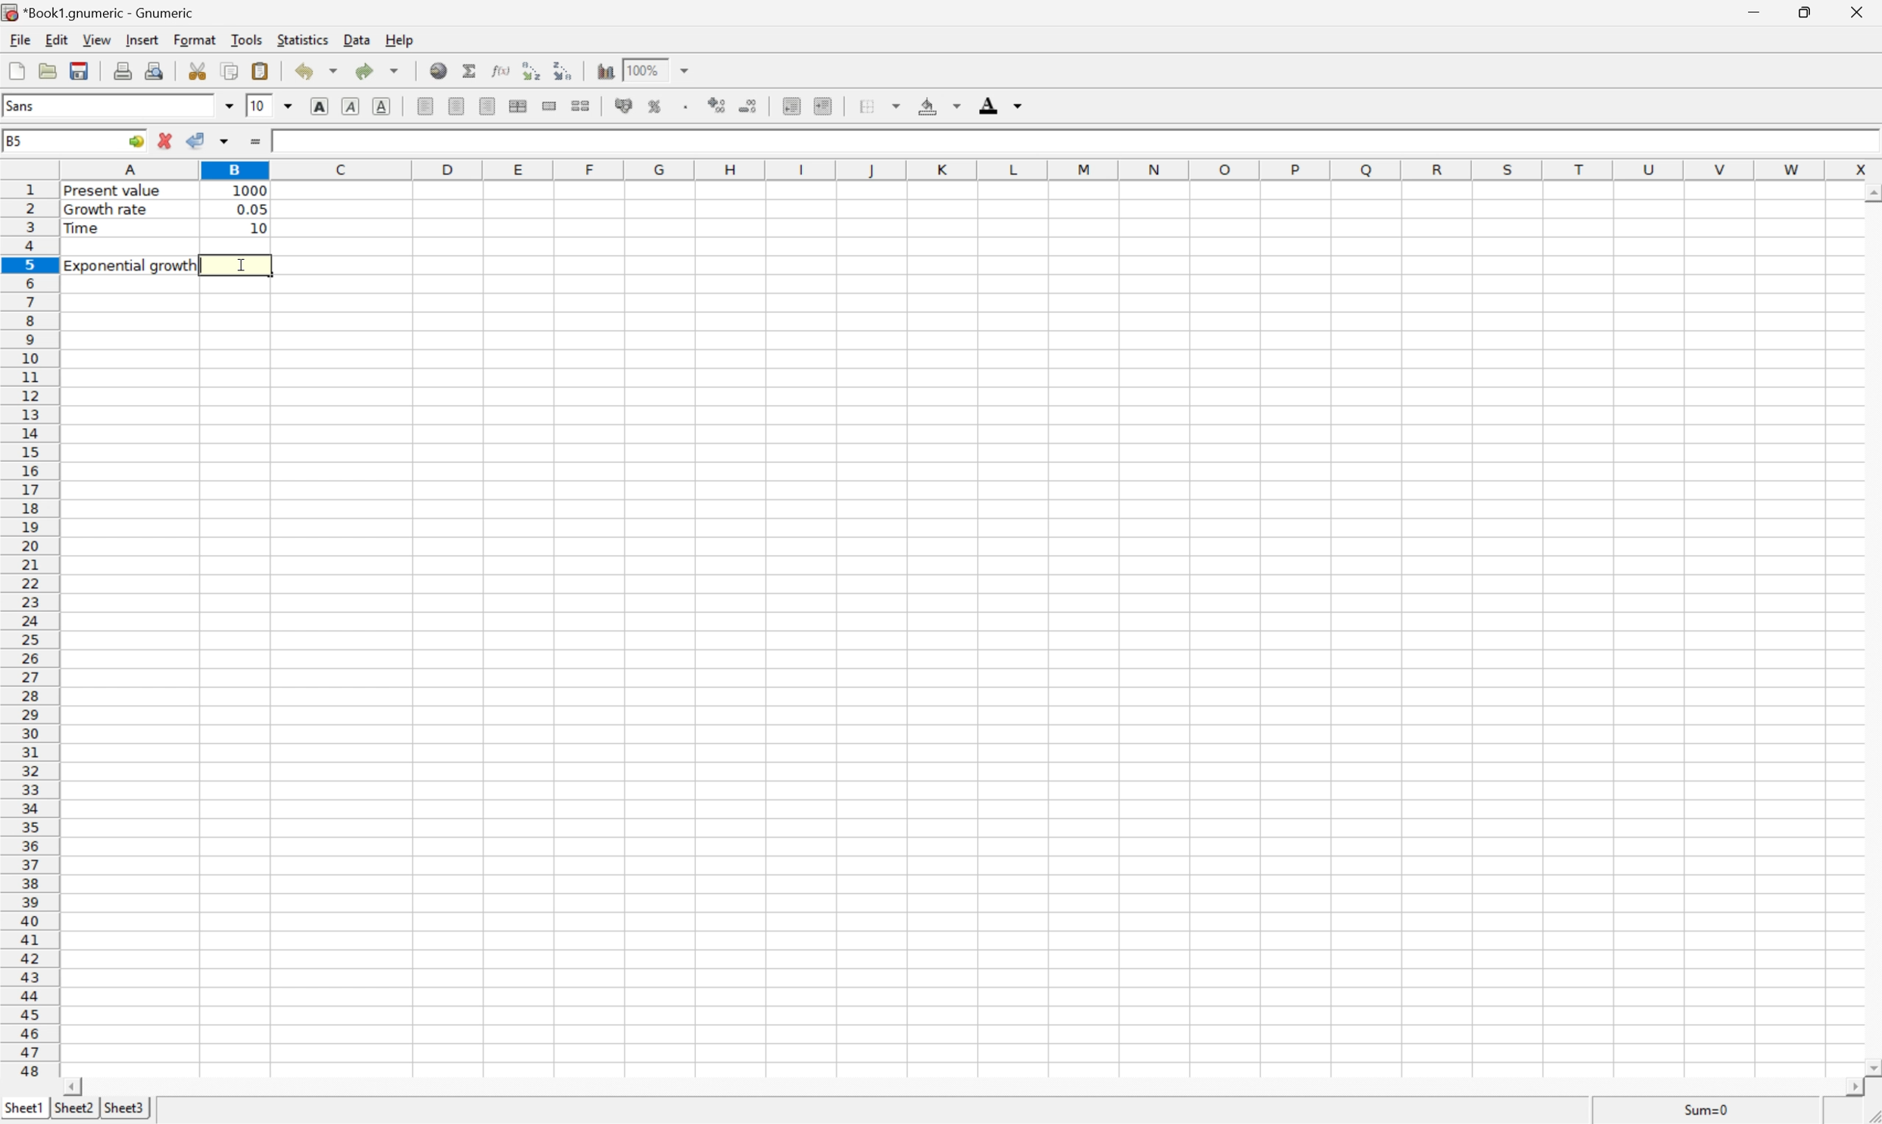 This screenshot has width=1882, height=1124. Describe the element at coordinates (25, 1110) in the screenshot. I see `Sheet1` at that location.